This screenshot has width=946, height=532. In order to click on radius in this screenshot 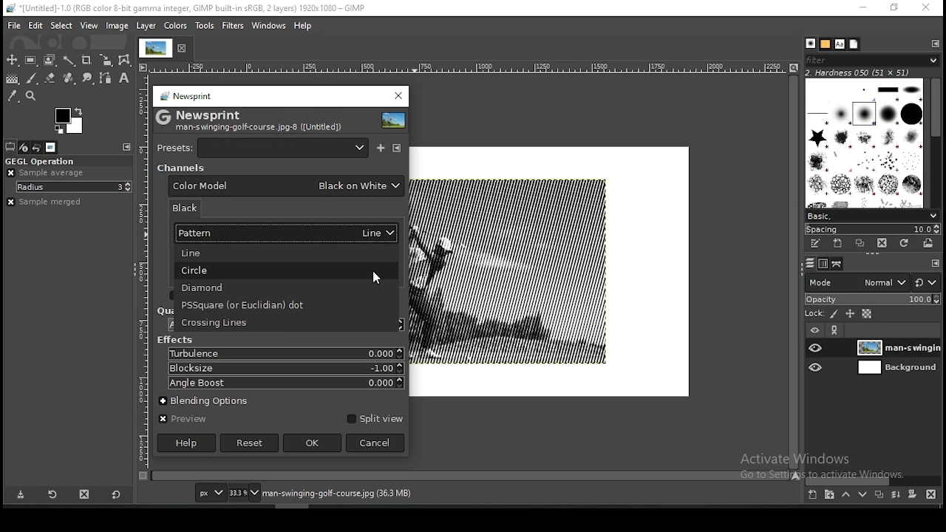, I will do `click(73, 187)`.